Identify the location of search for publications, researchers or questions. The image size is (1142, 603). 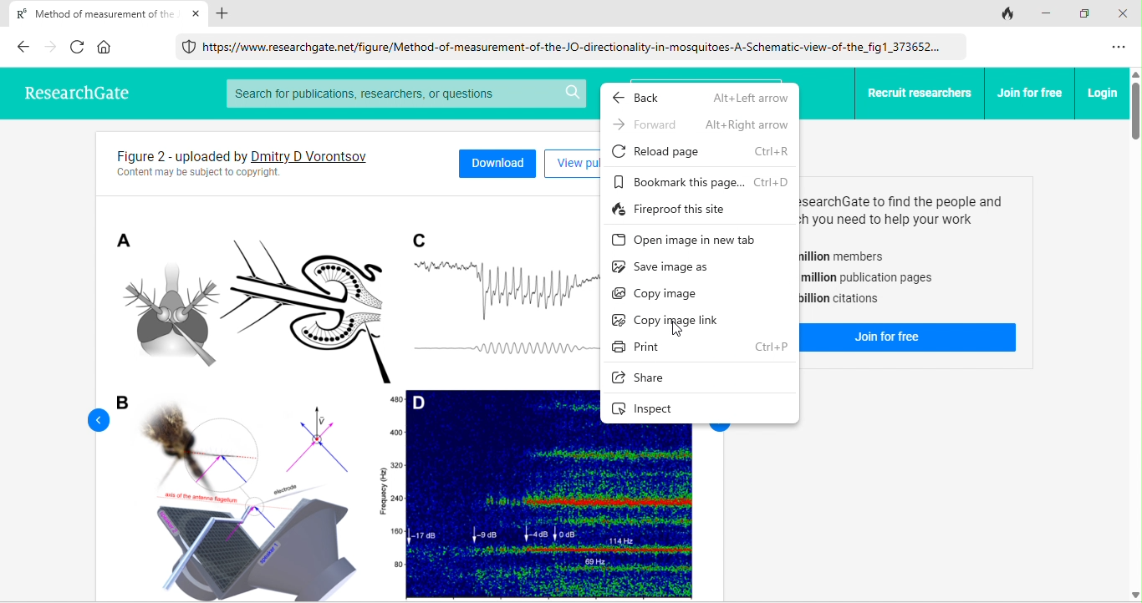
(405, 94).